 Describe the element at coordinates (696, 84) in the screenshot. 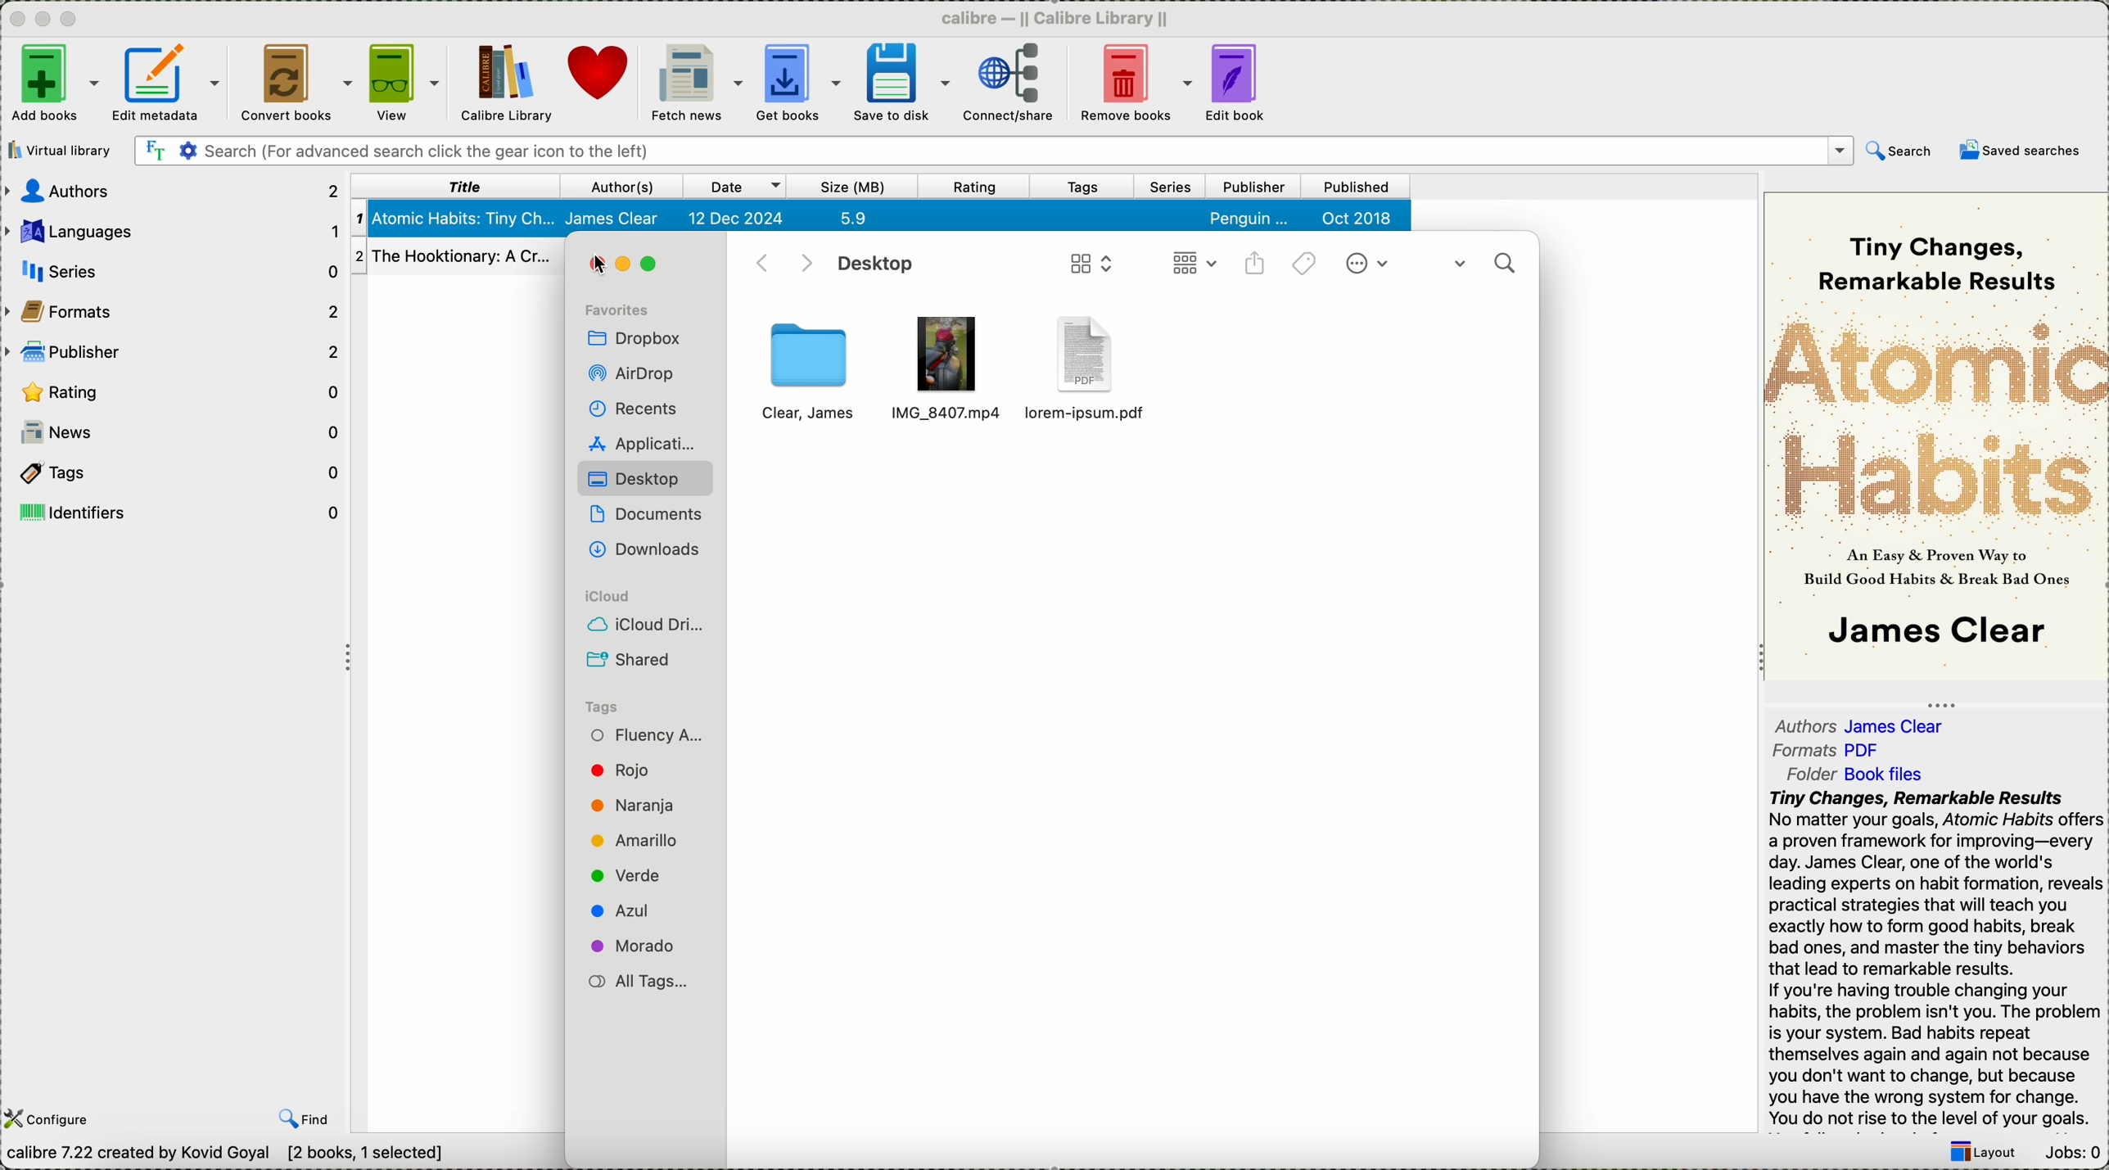

I see `fetch news` at that location.